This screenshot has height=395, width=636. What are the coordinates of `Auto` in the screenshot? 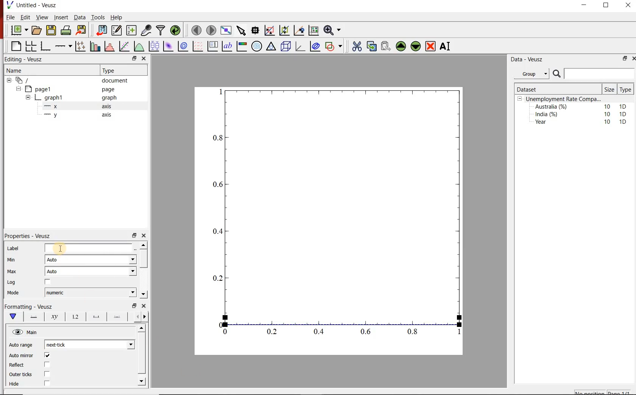 It's located at (91, 260).